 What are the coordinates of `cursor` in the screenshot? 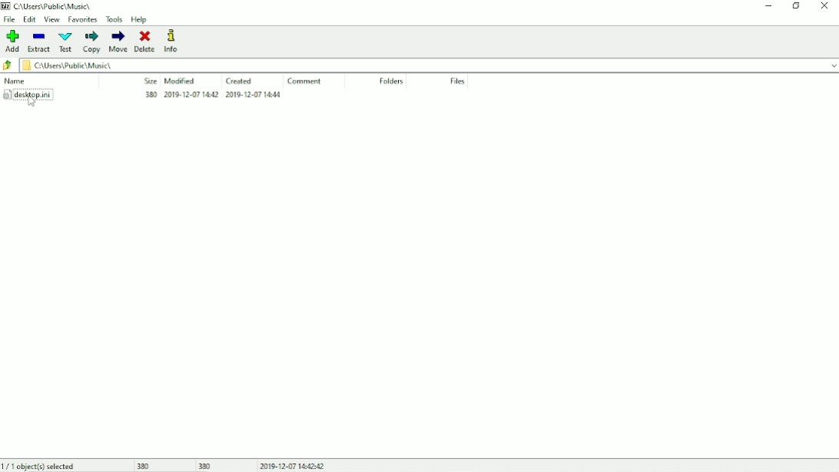 It's located at (32, 102).